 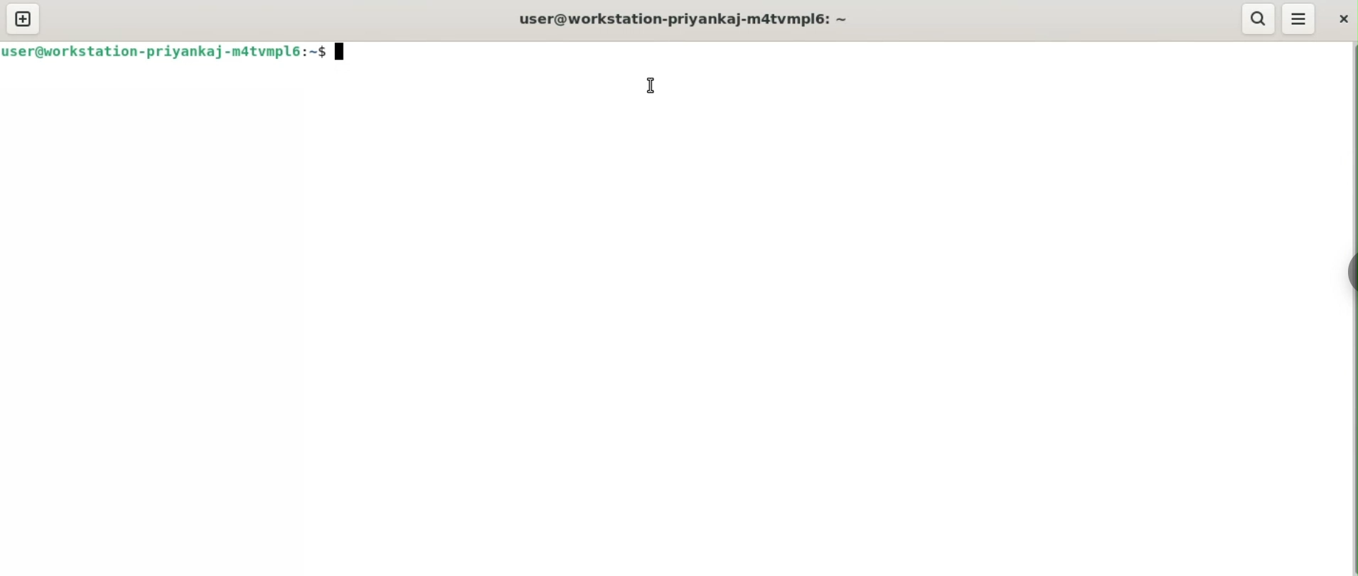 I want to click on user@workstation-priyankaj-m4tvmpl6:~, so click(x=683, y=18).